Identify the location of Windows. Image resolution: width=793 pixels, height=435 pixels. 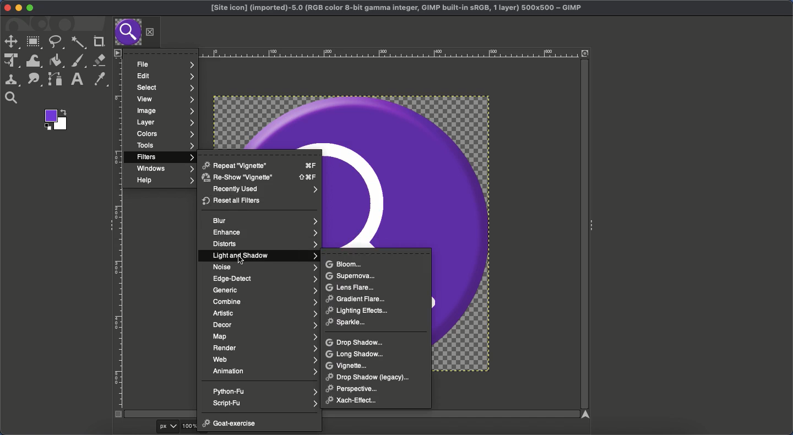
(164, 169).